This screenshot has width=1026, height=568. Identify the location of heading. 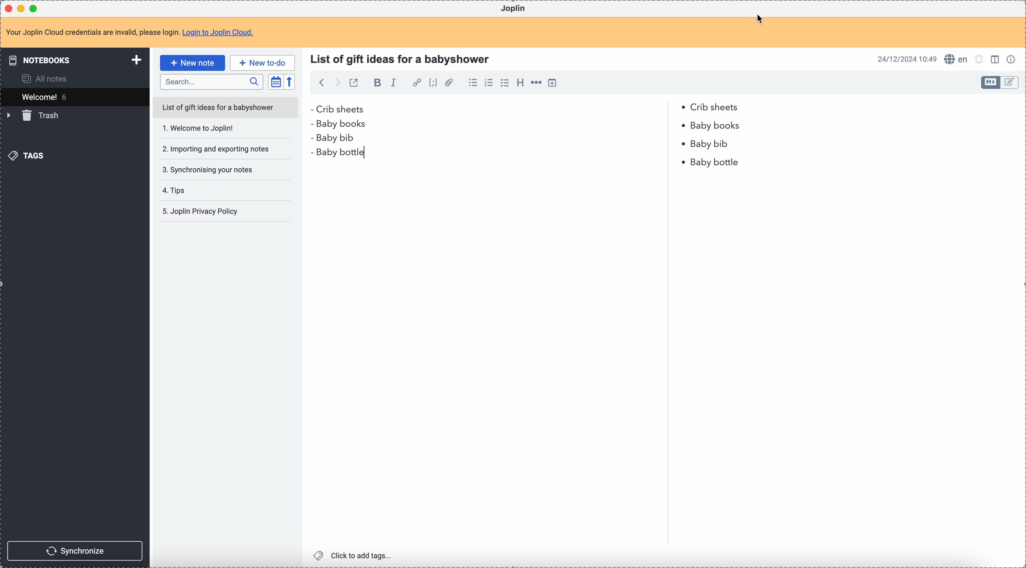
(520, 84).